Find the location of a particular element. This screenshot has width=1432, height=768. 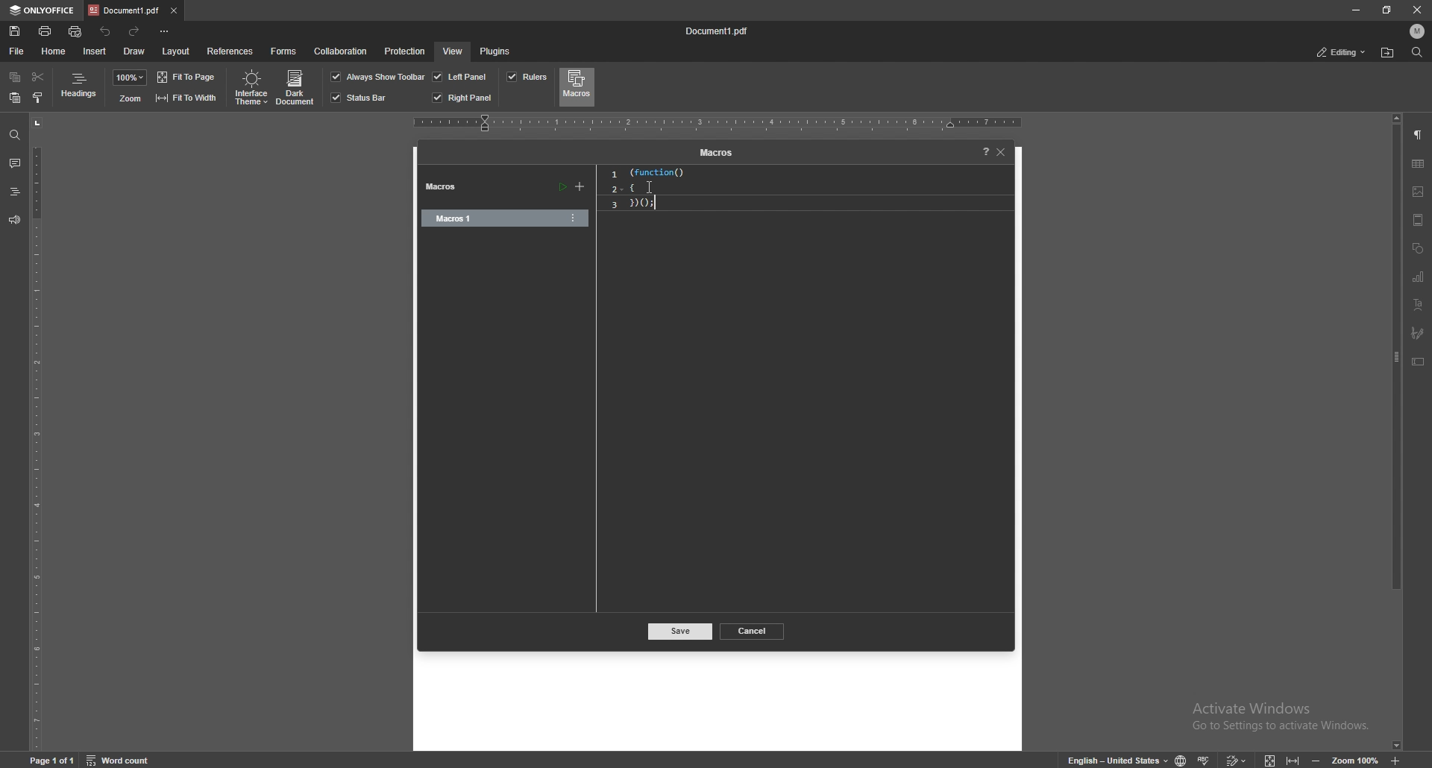

page is located at coordinates (54, 760).